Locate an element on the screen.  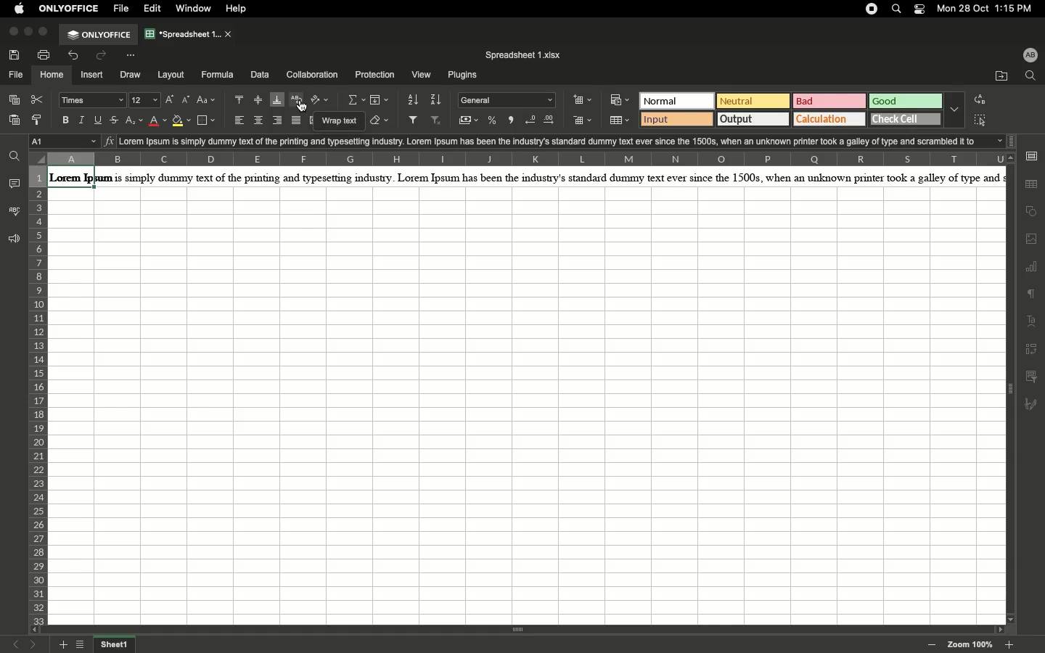
Align middle is located at coordinates (258, 100).